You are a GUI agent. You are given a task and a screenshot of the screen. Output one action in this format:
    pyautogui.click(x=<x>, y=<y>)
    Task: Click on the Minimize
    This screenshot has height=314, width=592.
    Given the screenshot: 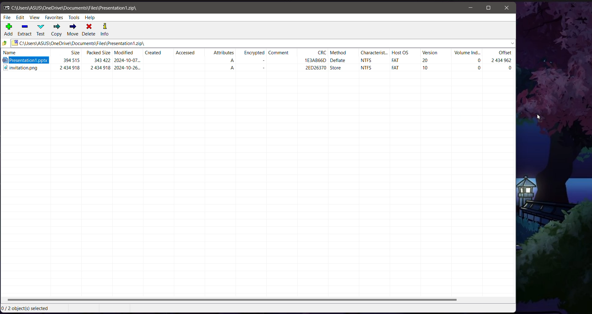 What is the action you would take?
    pyautogui.click(x=472, y=8)
    